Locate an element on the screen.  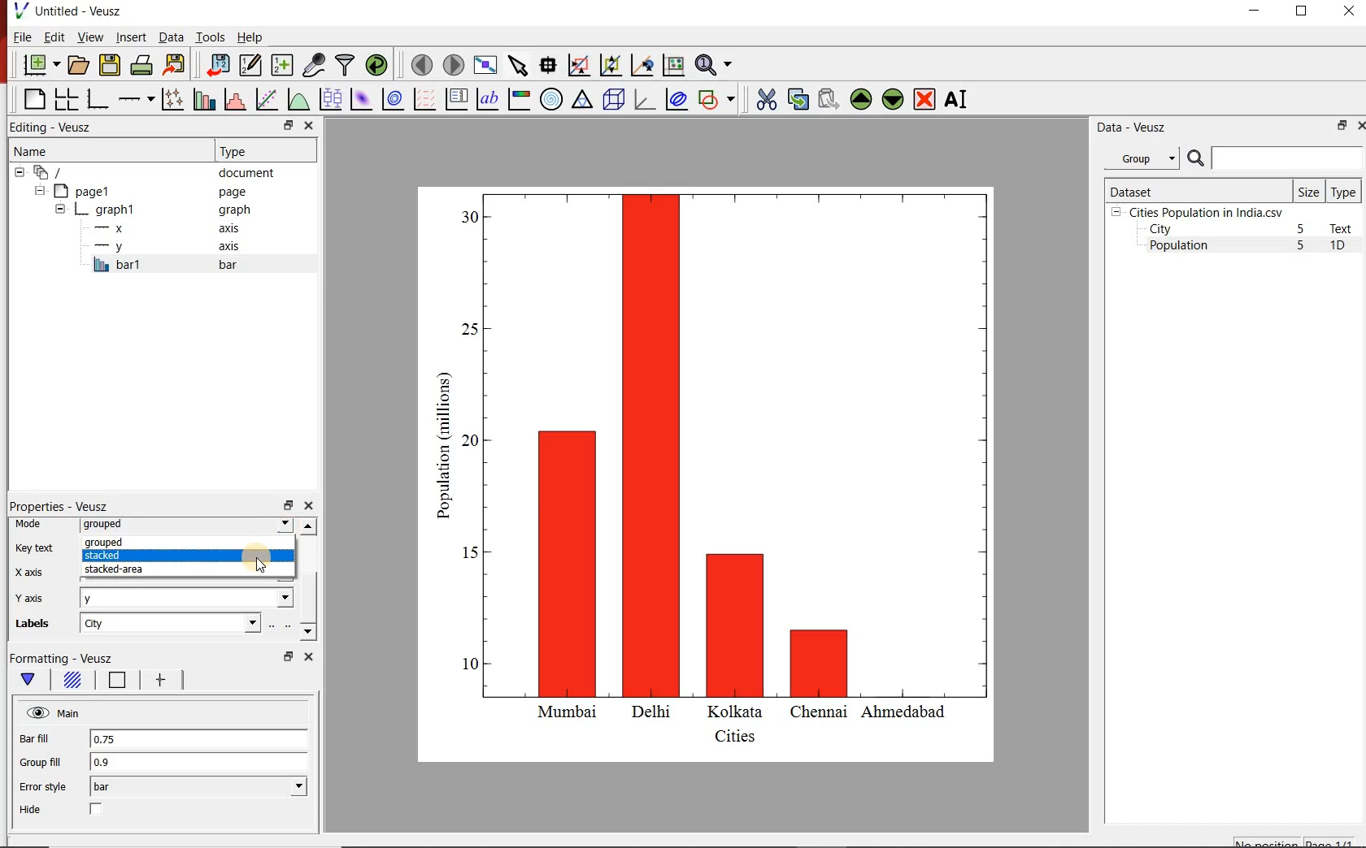
Type is located at coordinates (1345, 191).